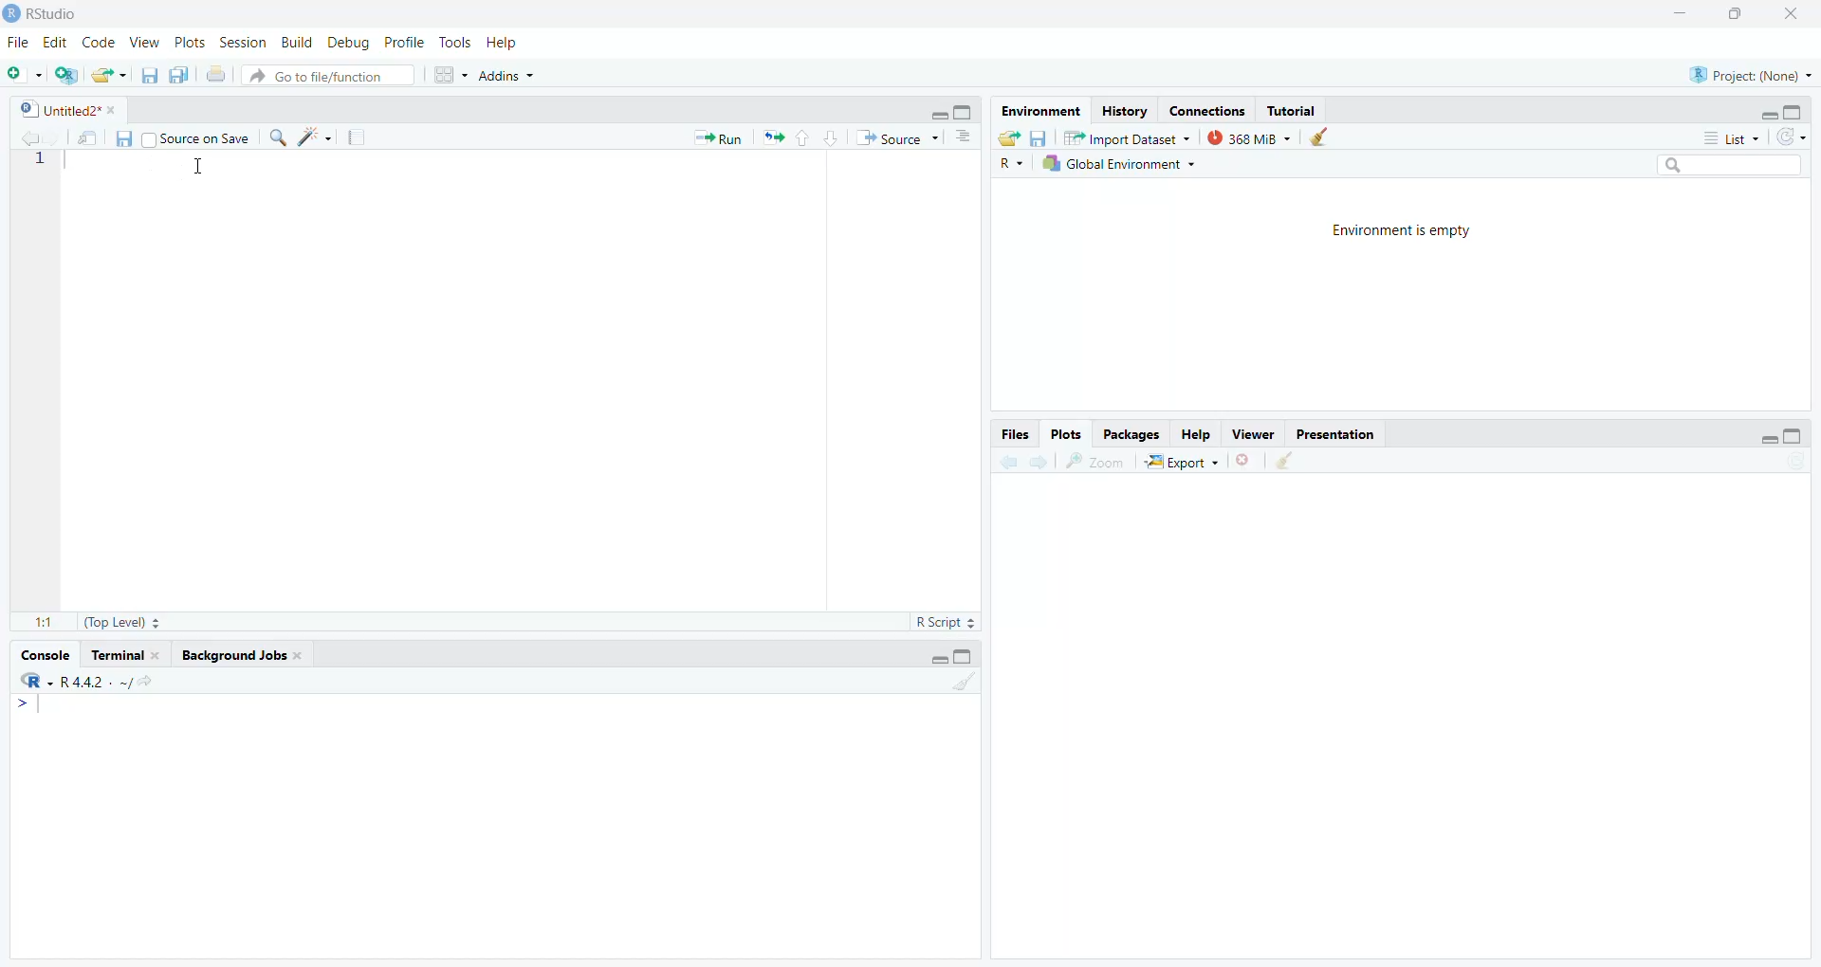  I want to click on add, so click(27, 75).